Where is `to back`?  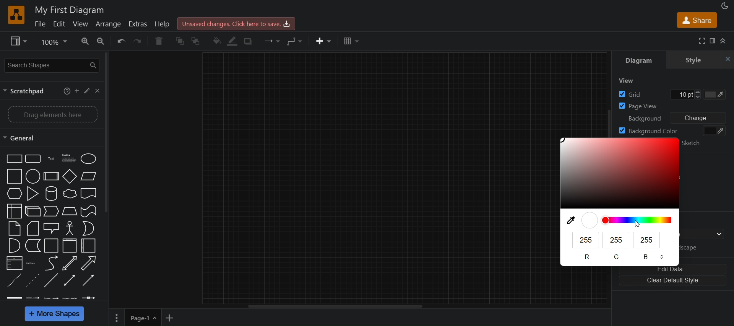
to back is located at coordinates (199, 40).